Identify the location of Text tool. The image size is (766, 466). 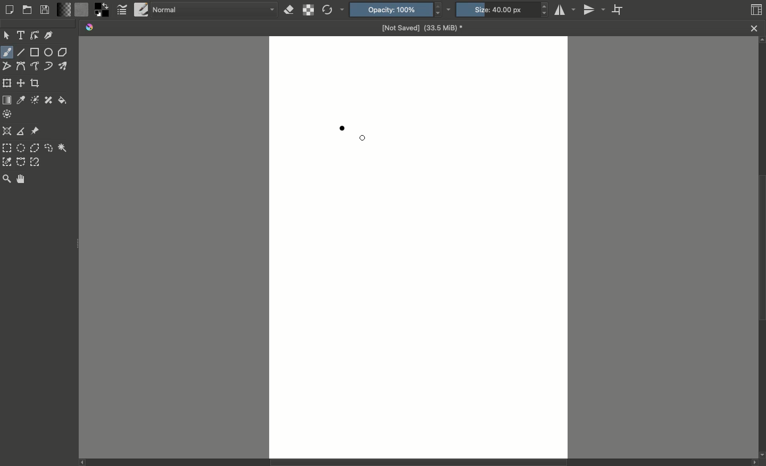
(21, 35).